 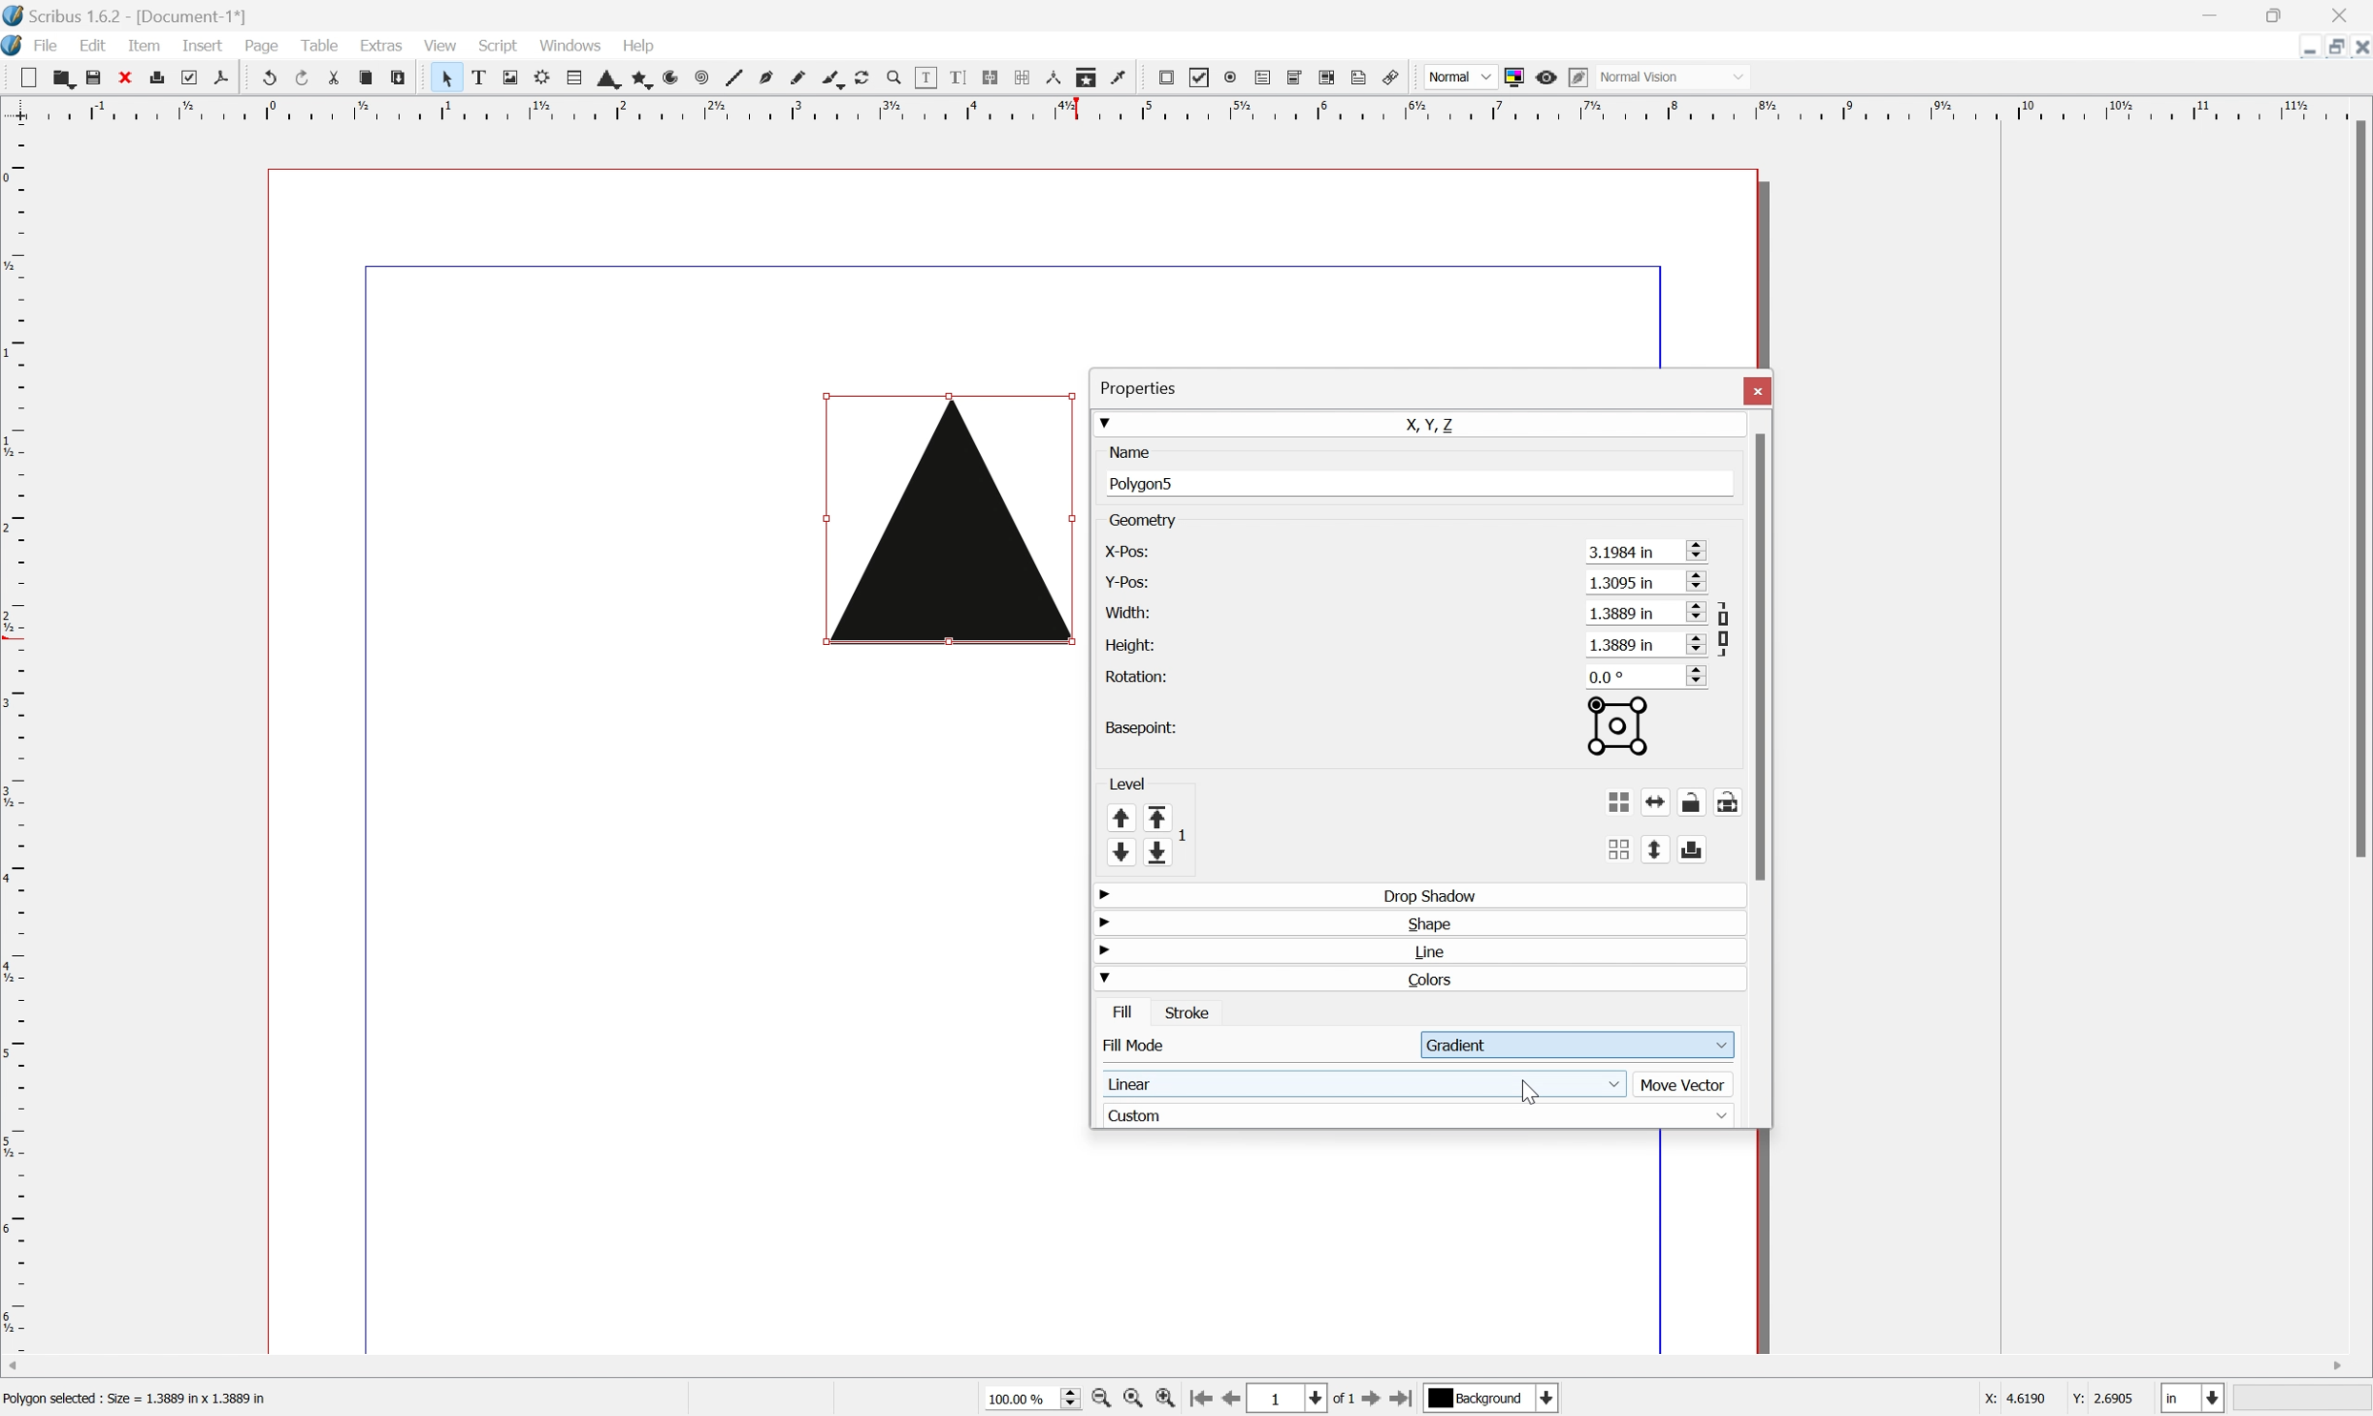 What do you see at coordinates (1361, 78) in the screenshot?
I see `Text annotation` at bounding box center [1361, 78].